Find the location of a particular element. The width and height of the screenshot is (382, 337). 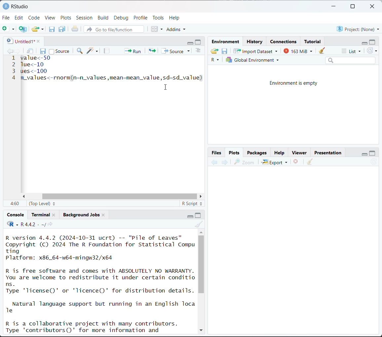

clear all plots is located at coordinates (310, 162).